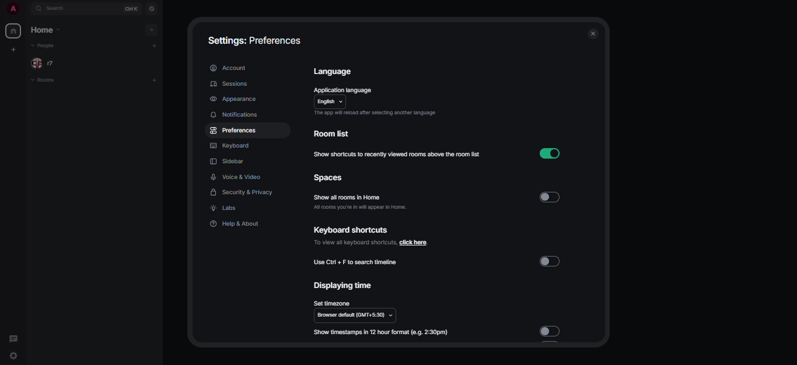 The height and width of the screenshot is (365, 797). What do you see at coordinates (397, 155) in the screenshot?
I see `show shortcuts to recently viewed rooms above the room list` at bounding box center [397, 155].